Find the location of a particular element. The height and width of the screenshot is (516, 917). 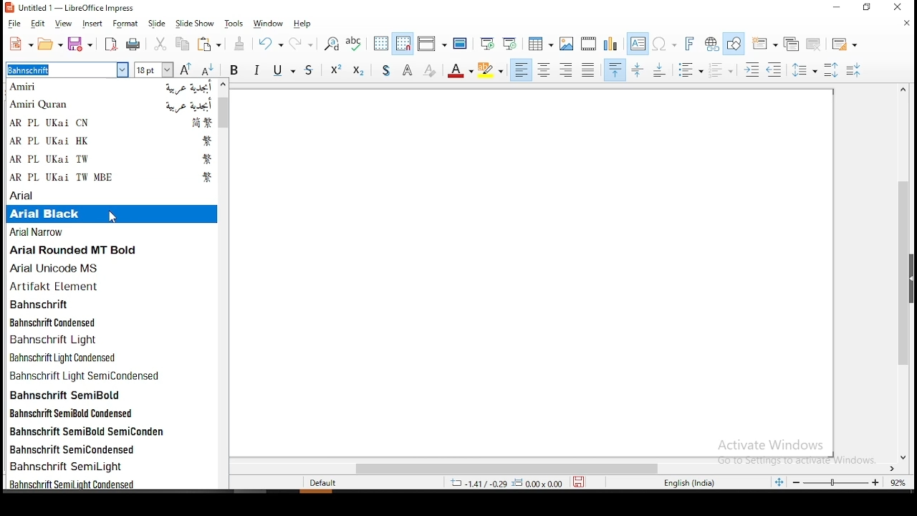

decrease paragraph spacing is located at coordinates (722, 70).